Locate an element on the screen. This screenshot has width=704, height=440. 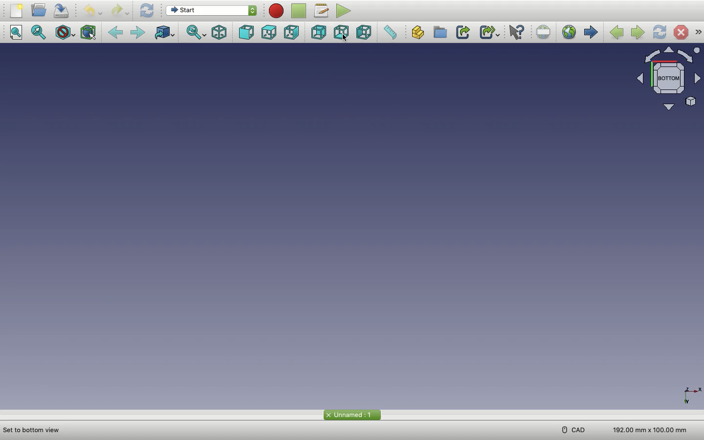
Sync view is located at coordinates (197, 34).